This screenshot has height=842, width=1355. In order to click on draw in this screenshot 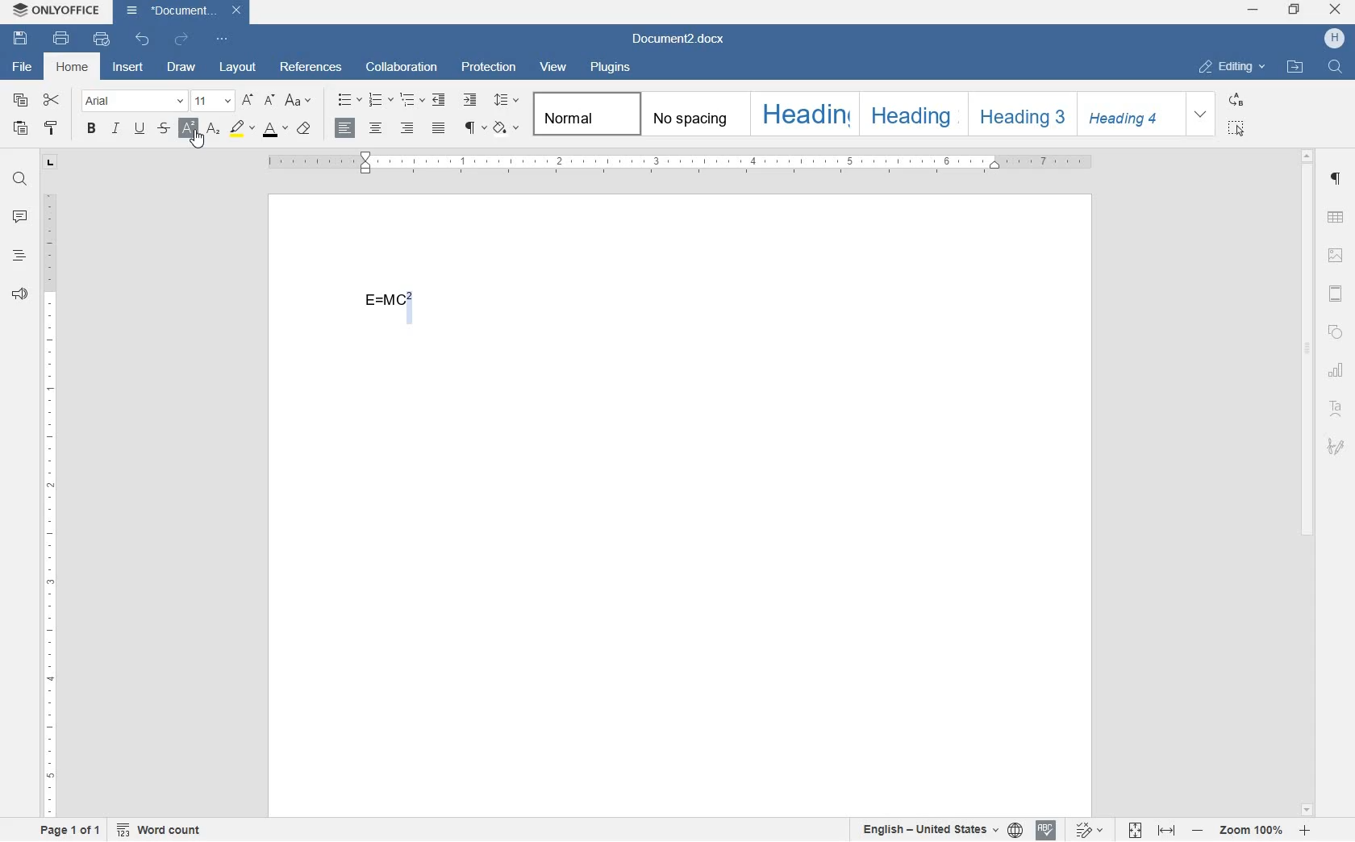, I will do `click(181, 69)`.